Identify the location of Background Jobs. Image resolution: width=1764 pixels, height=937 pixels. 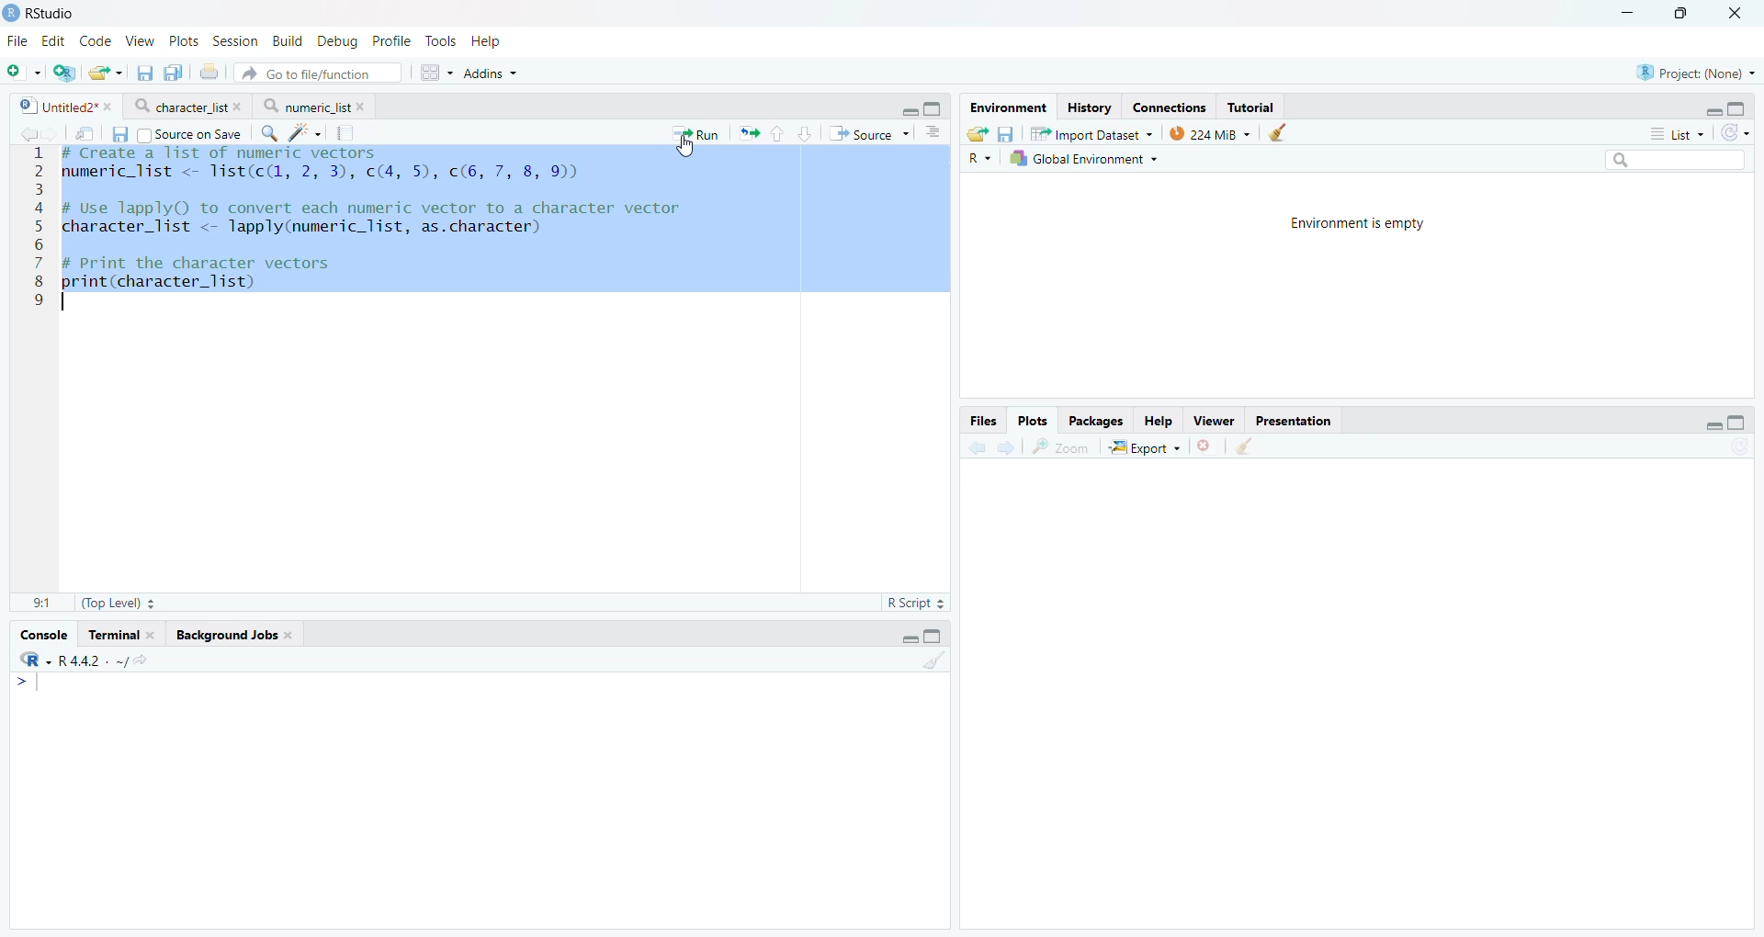
(234, 637).